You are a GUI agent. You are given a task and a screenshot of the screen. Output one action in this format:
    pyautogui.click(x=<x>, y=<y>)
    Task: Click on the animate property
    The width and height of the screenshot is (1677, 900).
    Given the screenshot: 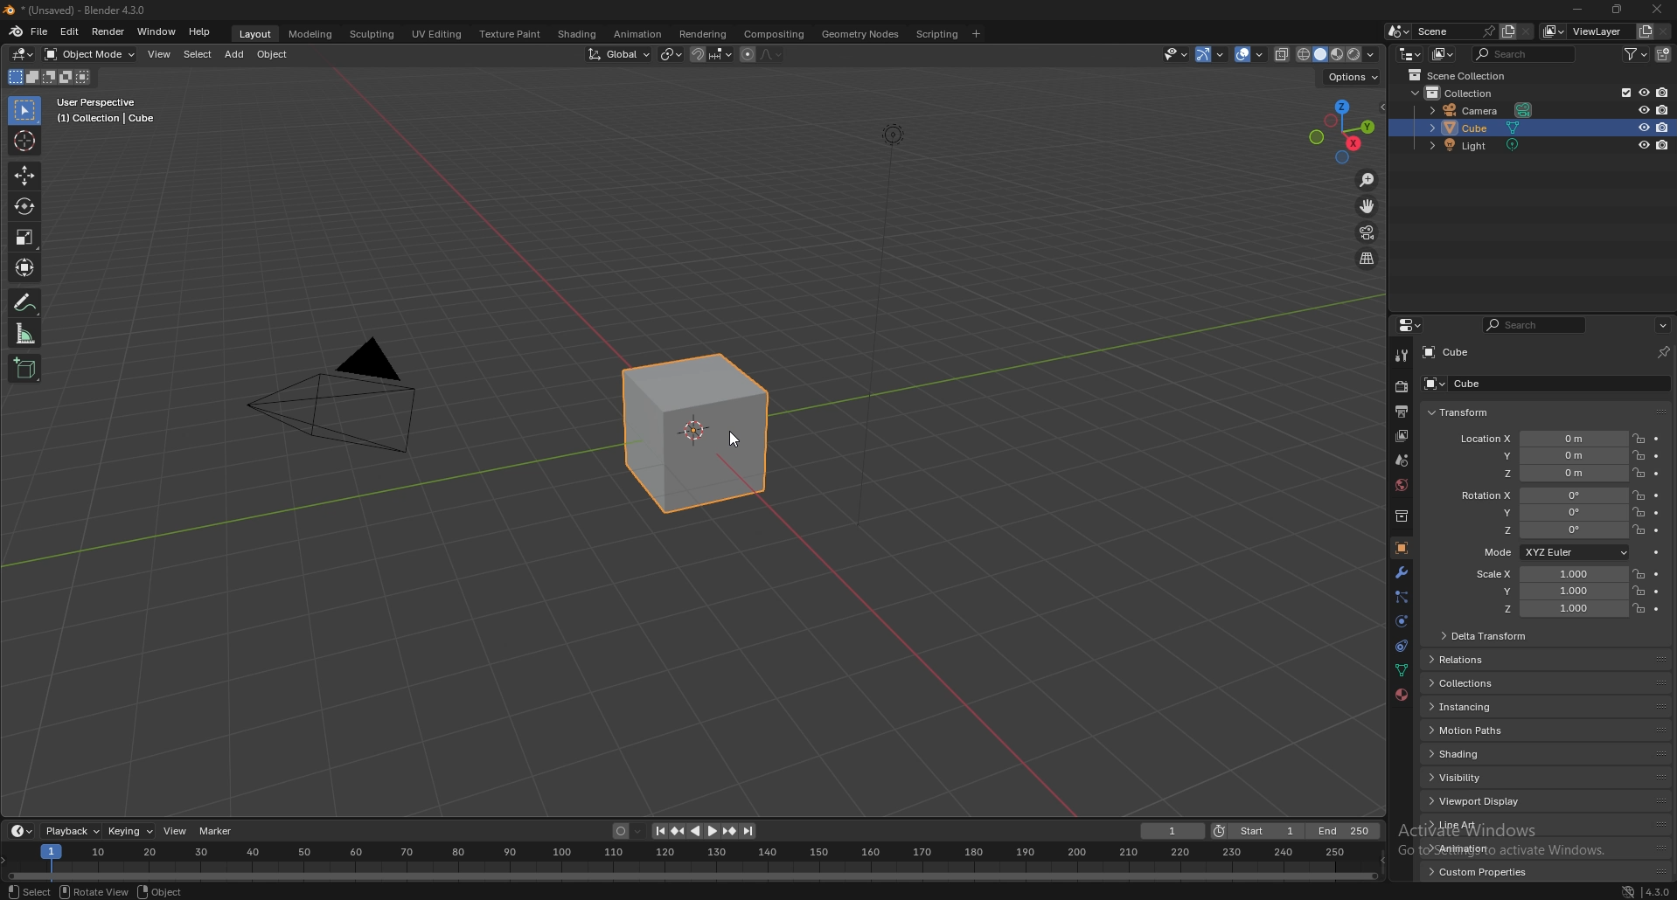 What is the action you would take?
    pyautogui.click(x=1657, y=530)
    